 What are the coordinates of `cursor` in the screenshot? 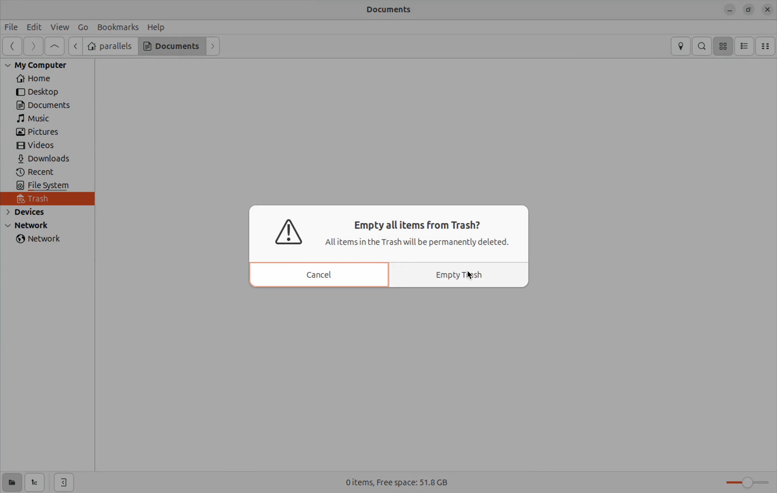 It's located at (471, 276).